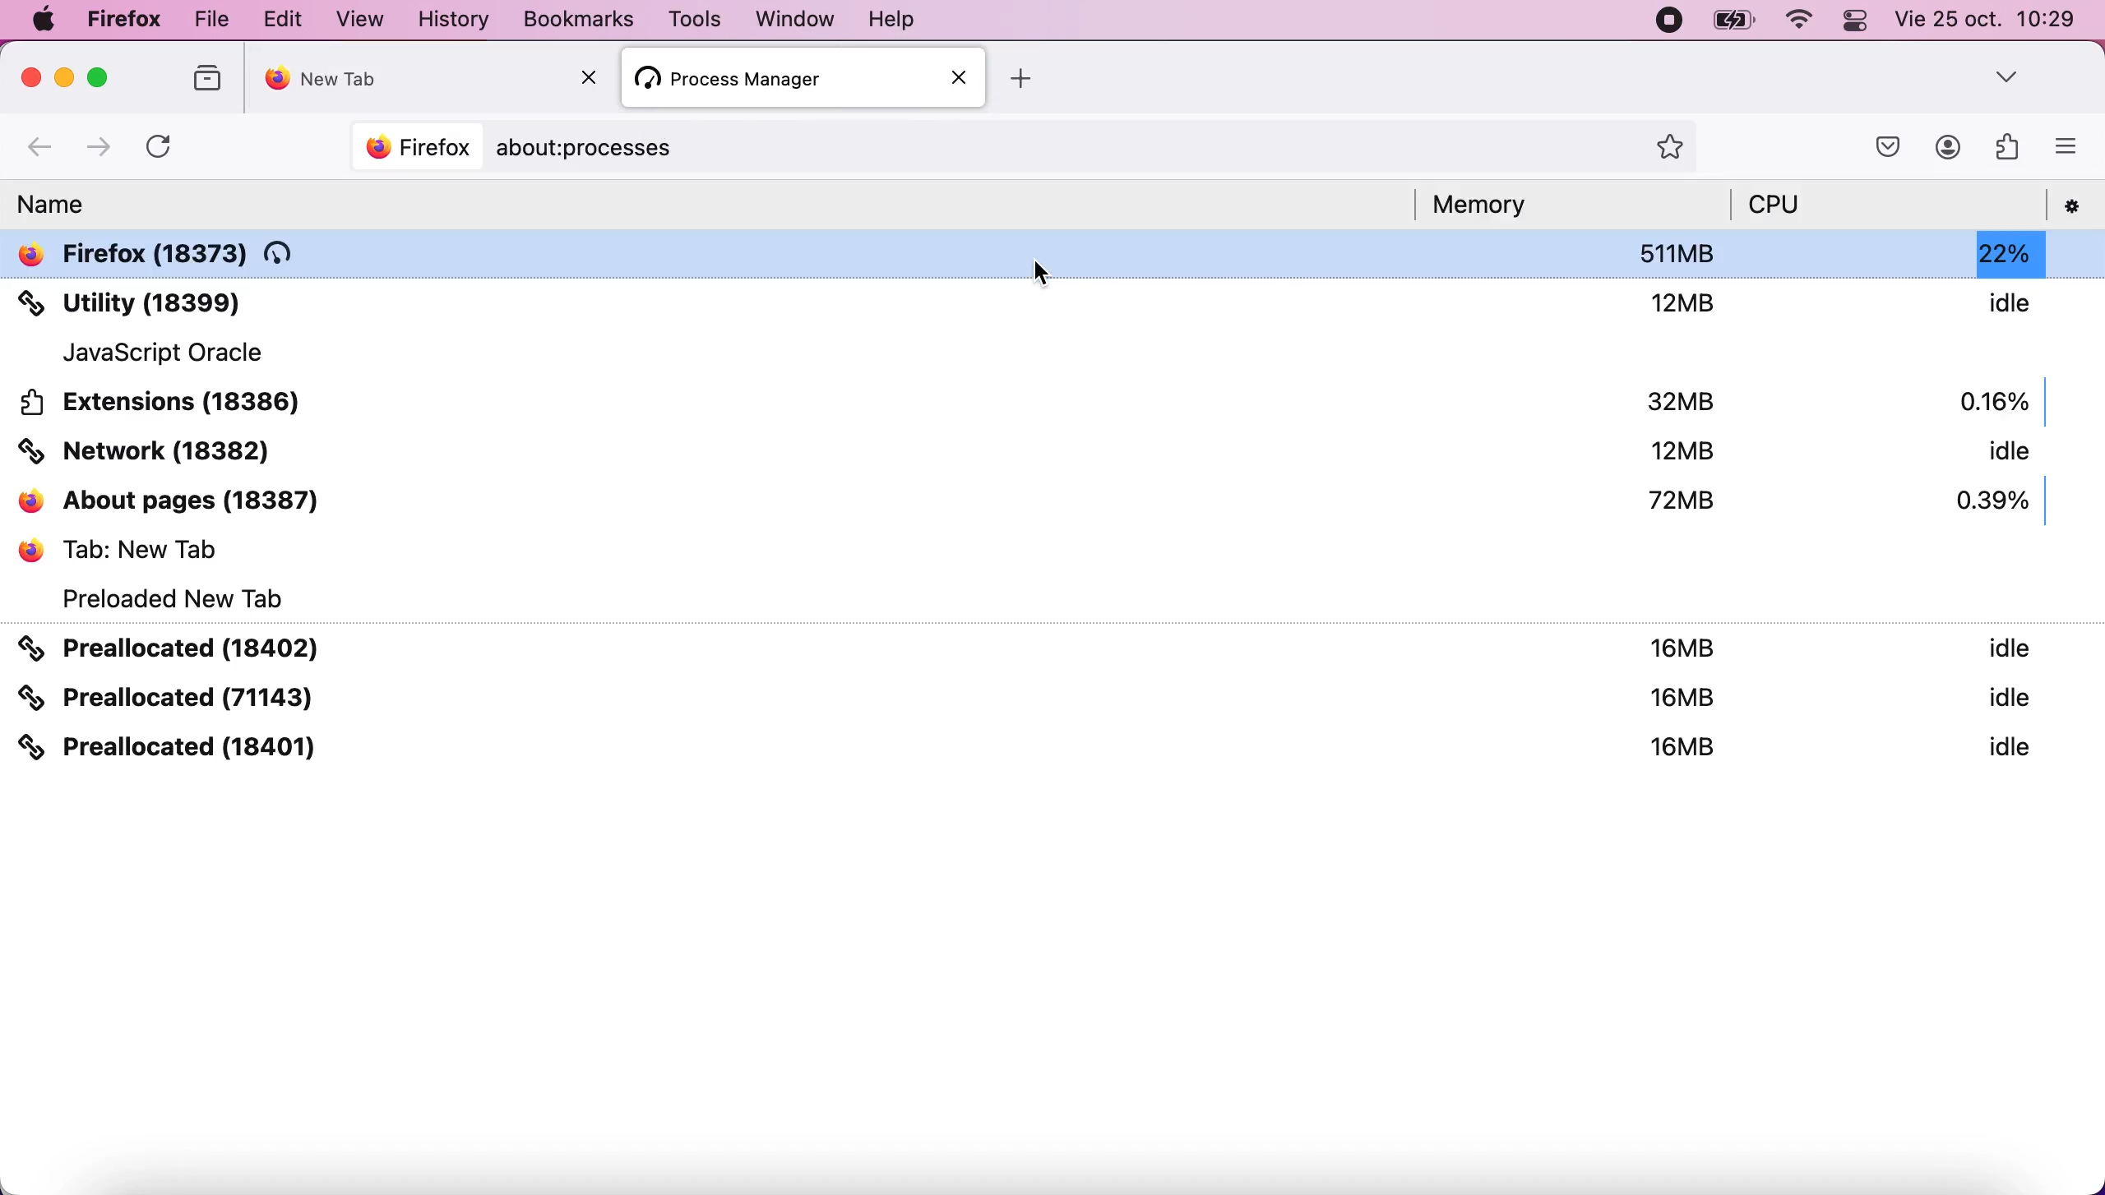 The width and height of the screenshot is (2105, 1195). I want to click on Close, so click(963, 79).